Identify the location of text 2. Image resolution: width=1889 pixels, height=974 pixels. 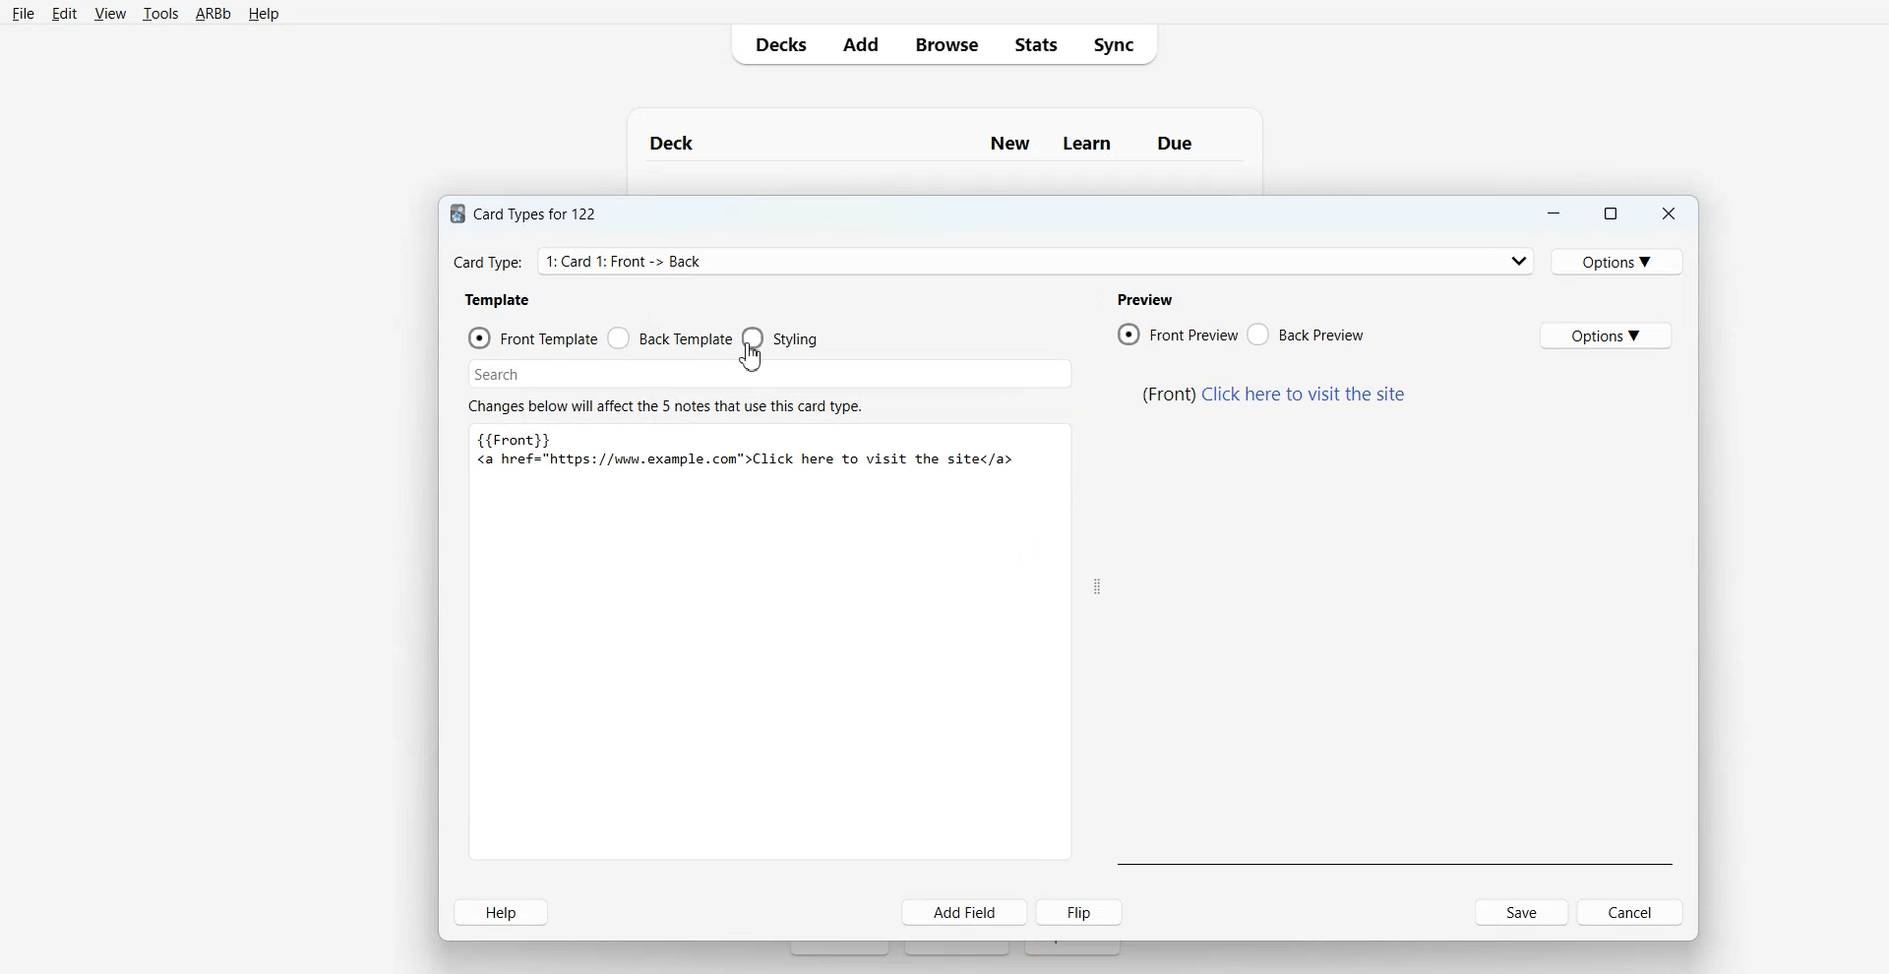
(503, 300).